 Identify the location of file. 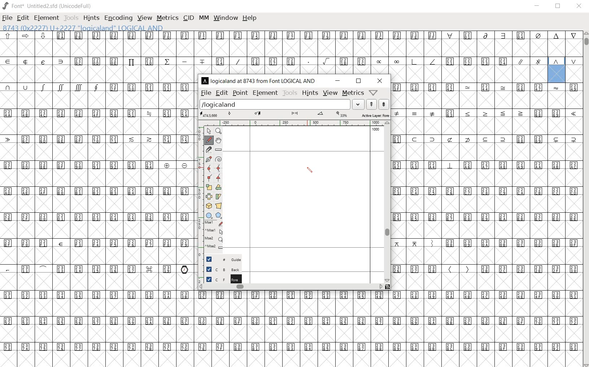
(205, 93).